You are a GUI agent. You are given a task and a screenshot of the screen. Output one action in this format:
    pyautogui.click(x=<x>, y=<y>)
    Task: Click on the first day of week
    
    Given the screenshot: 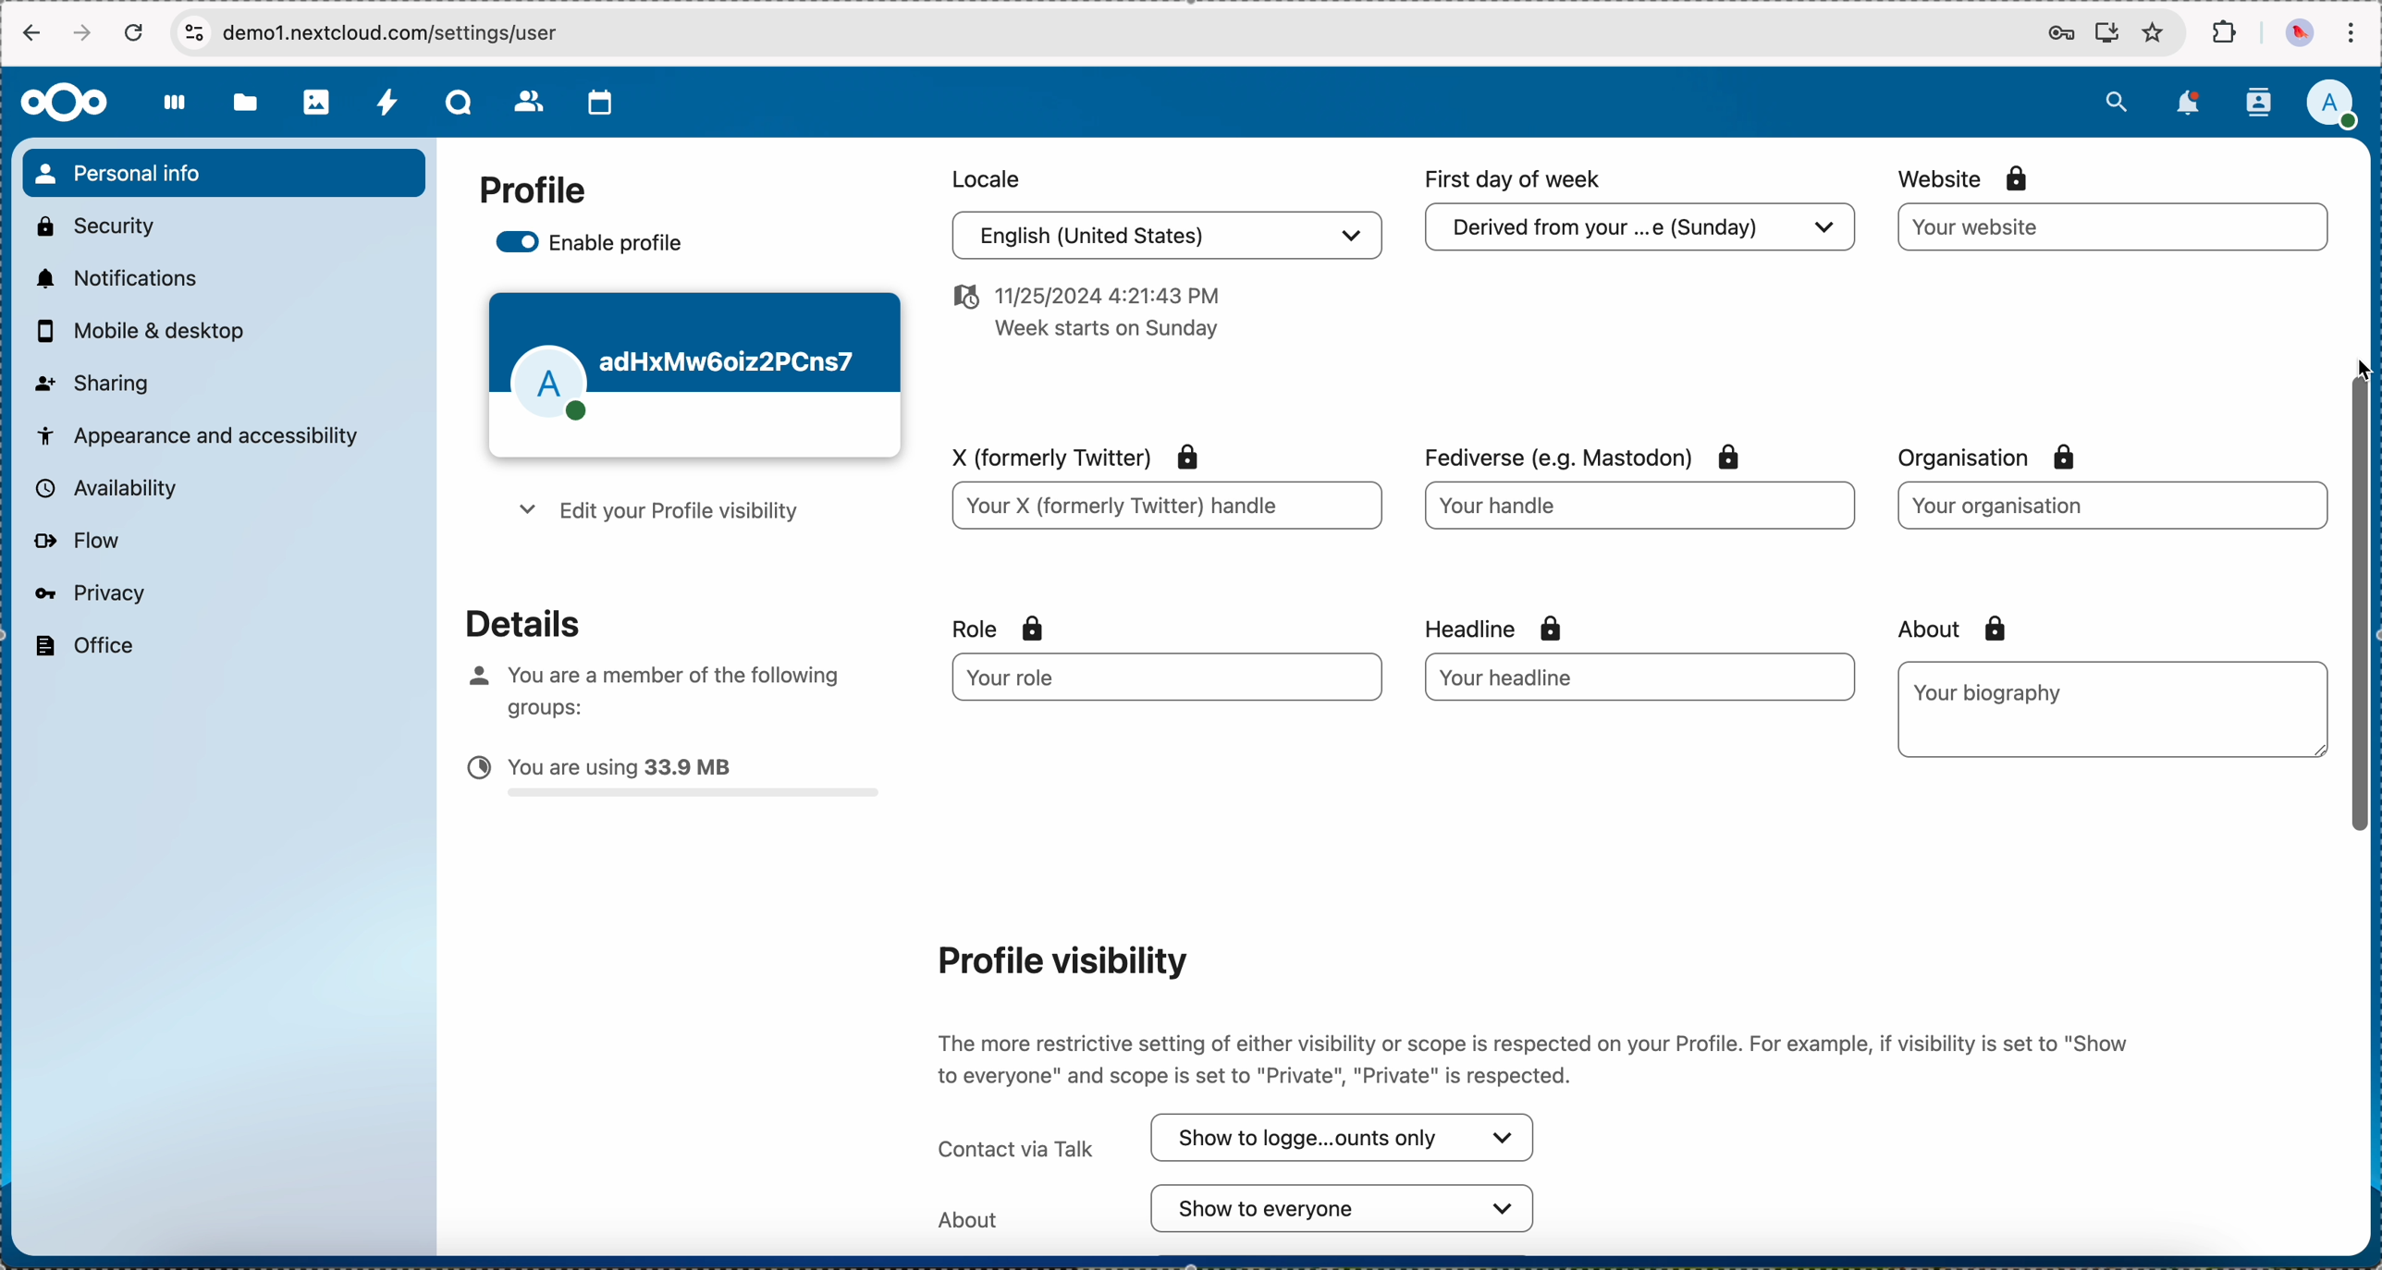 What is the action you would take?
    pyautogui.click(x=1516, y=179)
    